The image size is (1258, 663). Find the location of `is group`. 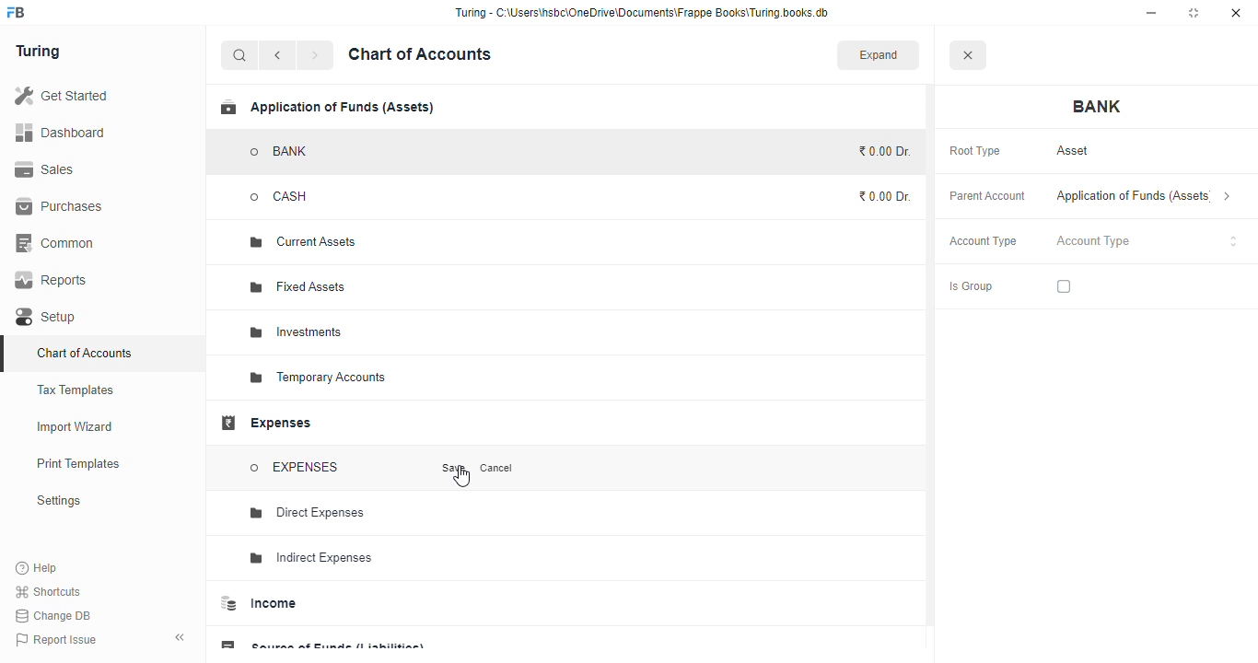

is group is located at coordinates (971, 287).